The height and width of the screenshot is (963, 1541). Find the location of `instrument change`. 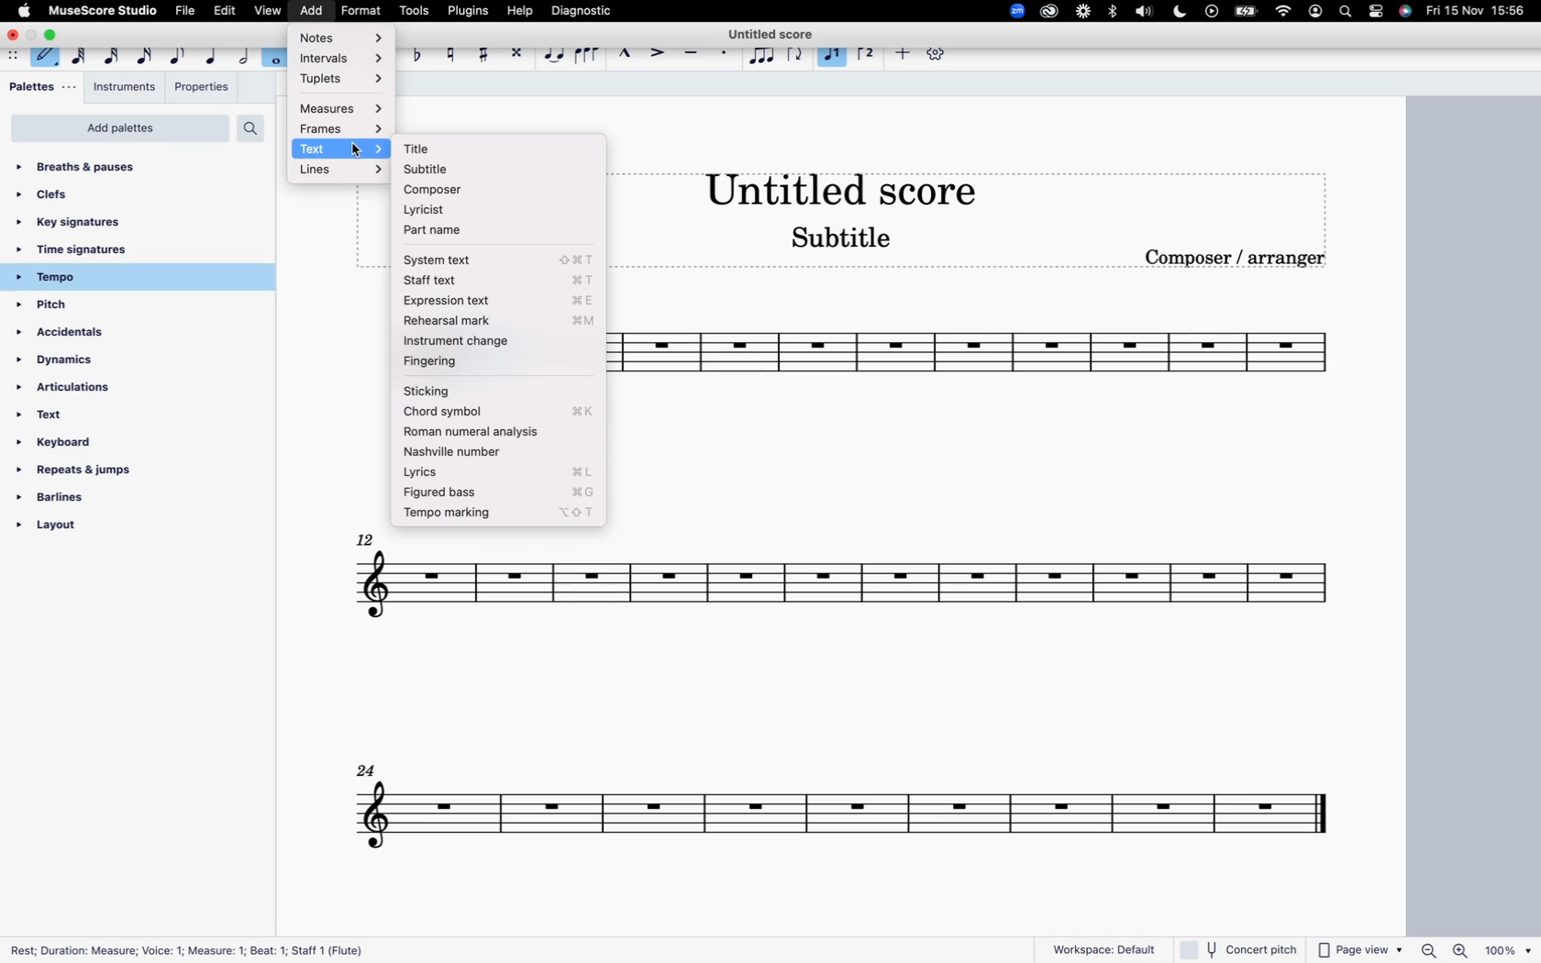

instrument change is located at coordinates (500, 343).